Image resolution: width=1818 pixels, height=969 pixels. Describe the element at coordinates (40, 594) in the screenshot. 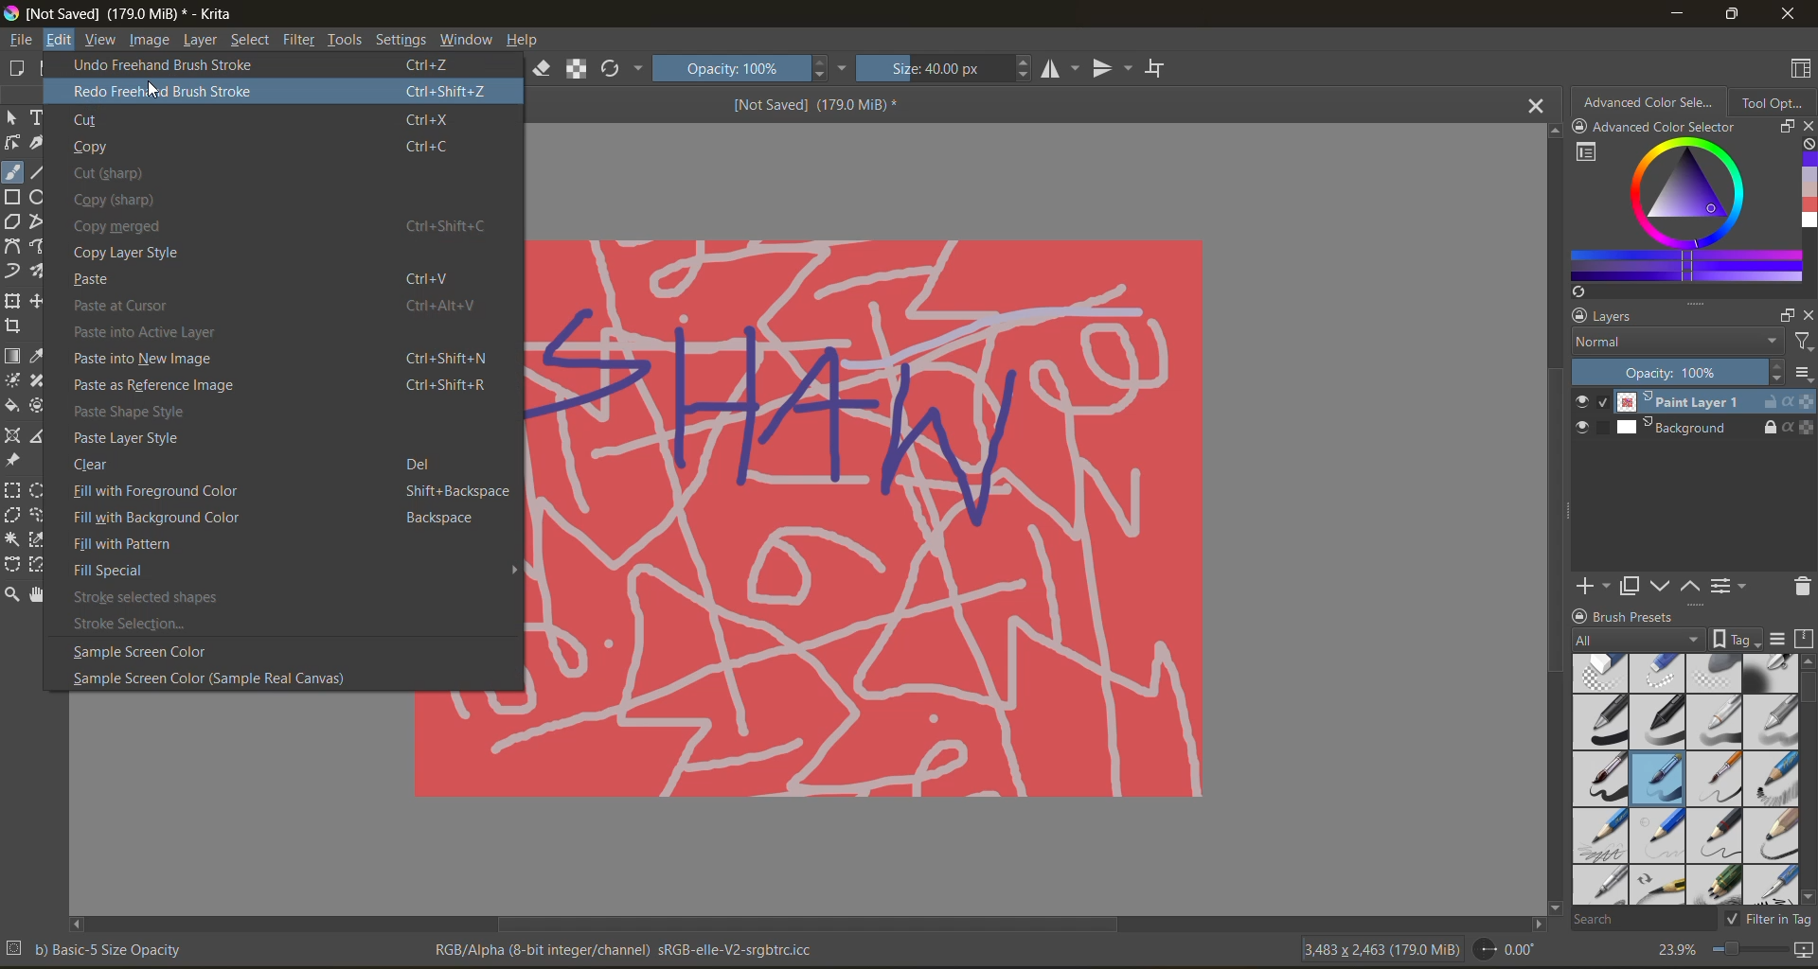

I see `pan tool` at that location.